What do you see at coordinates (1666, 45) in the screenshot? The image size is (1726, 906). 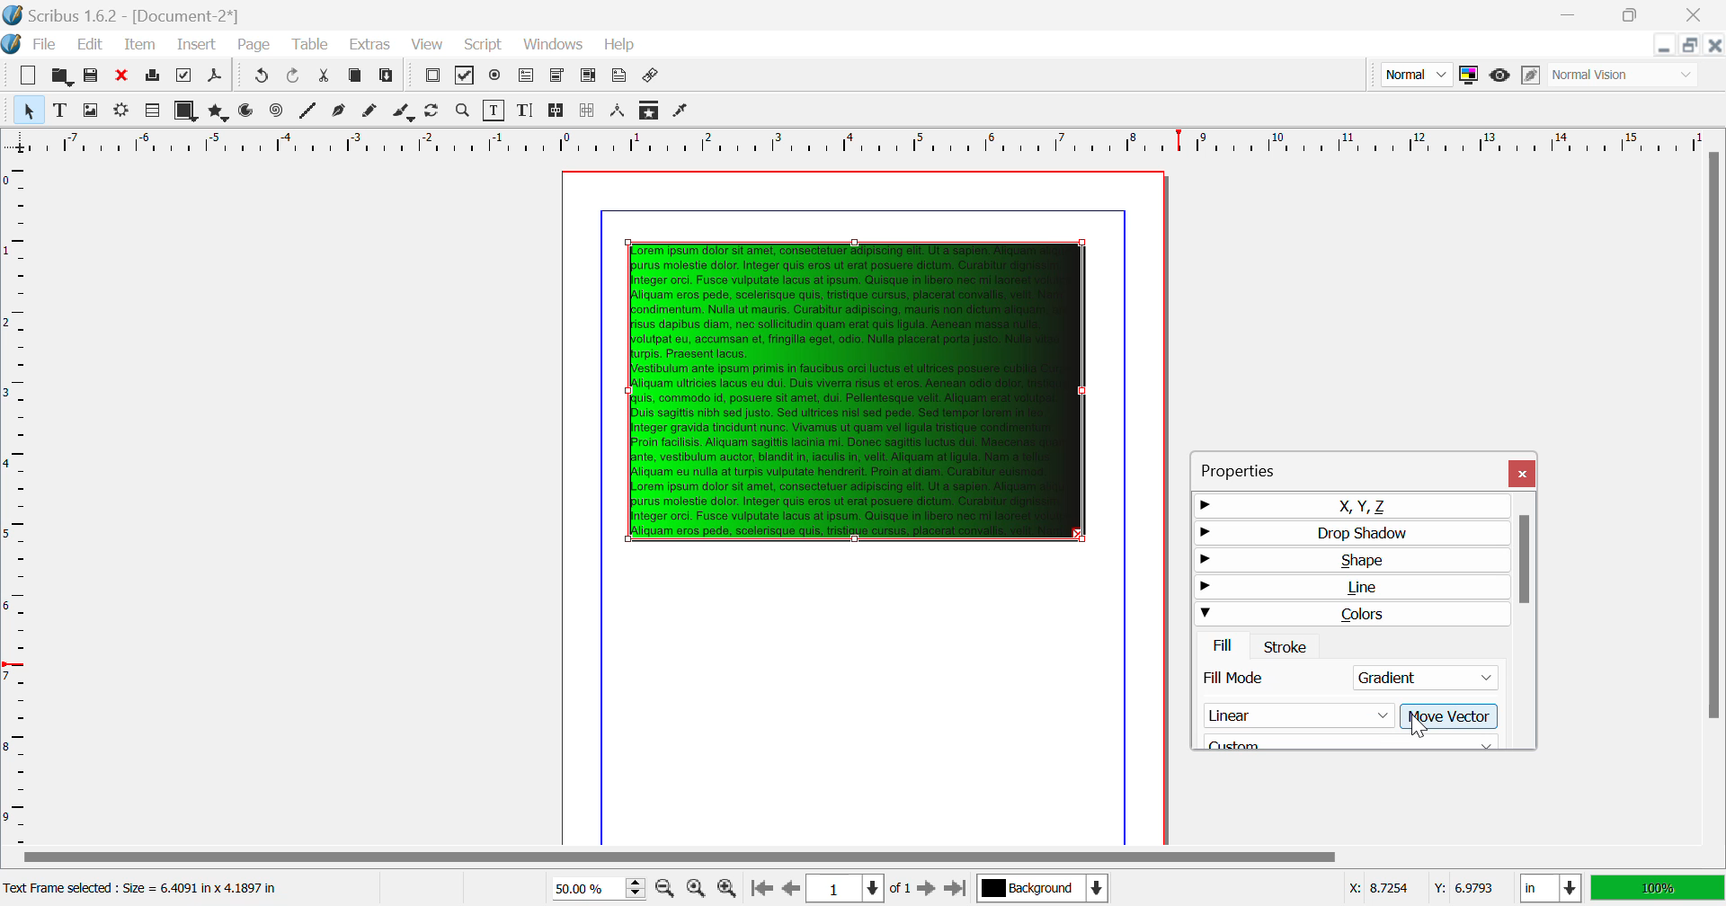 I see `Restore Down` at bounding box center [1666, 45].